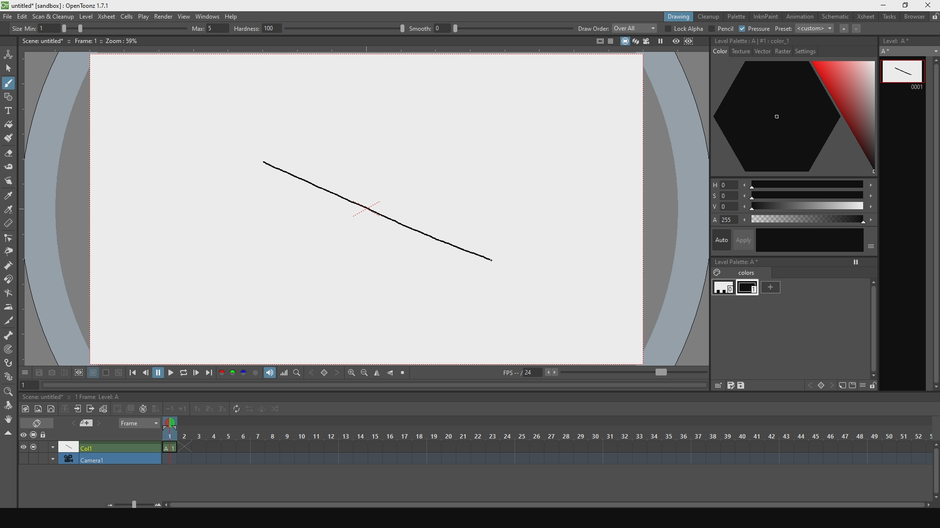 This screenshot has width=940, height=528. I want to click on color palette, so click(791, 119).